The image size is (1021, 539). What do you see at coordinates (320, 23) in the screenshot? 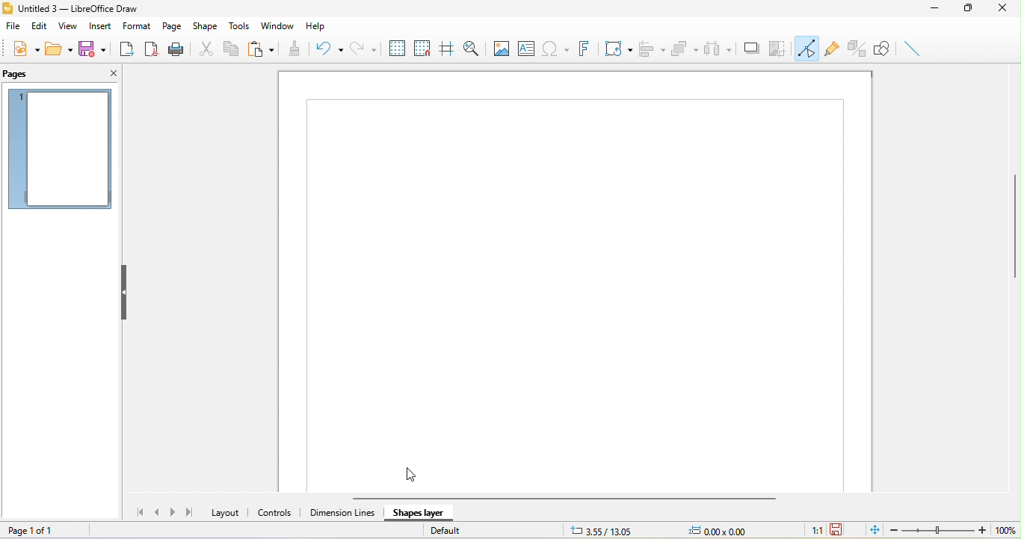
I see `help` at bounding box center [320, 23].